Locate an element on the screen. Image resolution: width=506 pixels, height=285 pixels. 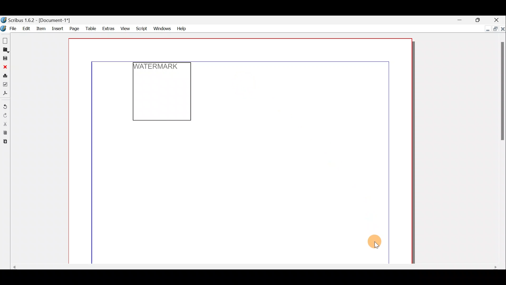
Table is located at coordinates (90, 29).